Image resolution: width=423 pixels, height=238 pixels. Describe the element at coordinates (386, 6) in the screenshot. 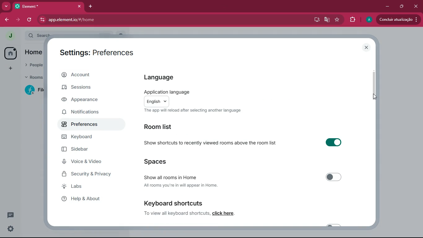

I see `minimize` at that location.